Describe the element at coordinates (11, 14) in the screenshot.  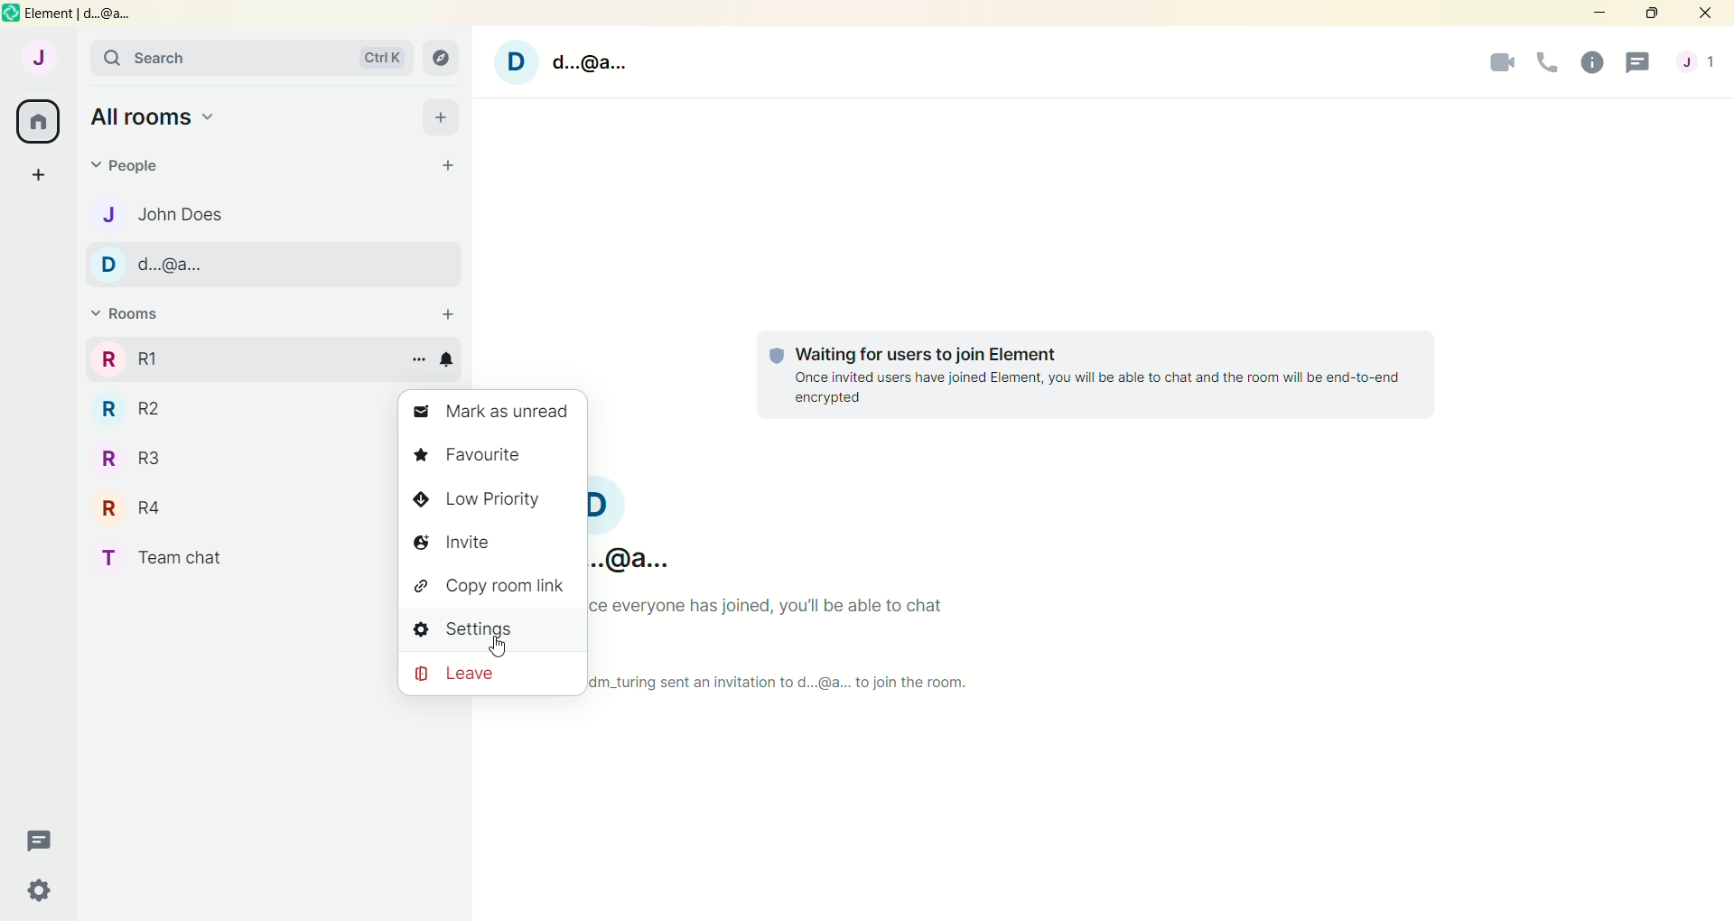
I see `logo` at that location.